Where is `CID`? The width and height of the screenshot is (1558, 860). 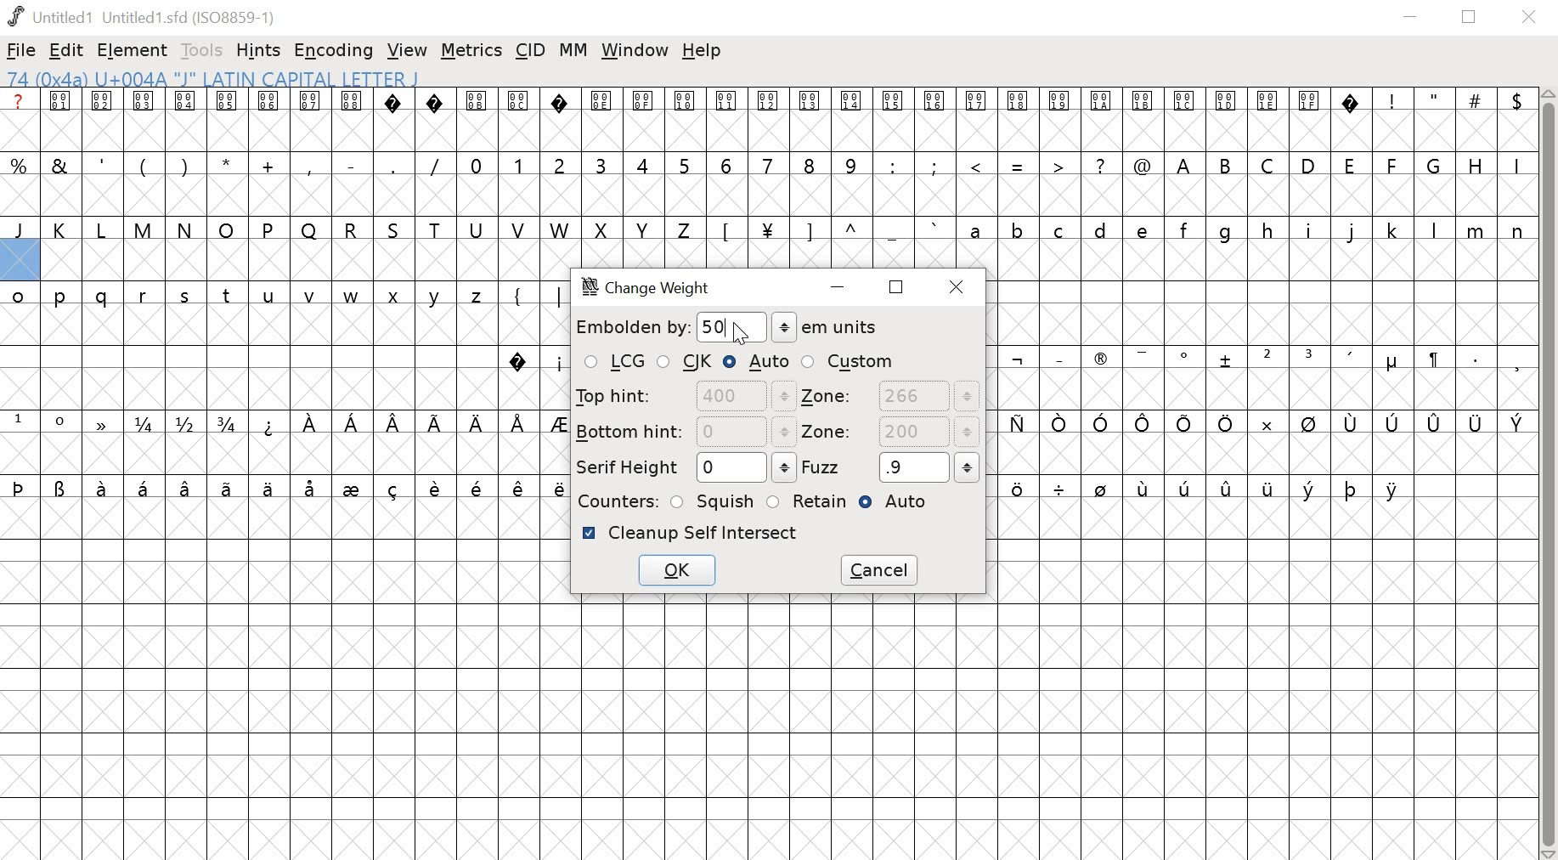
CID is located at coordinates (531, 49).